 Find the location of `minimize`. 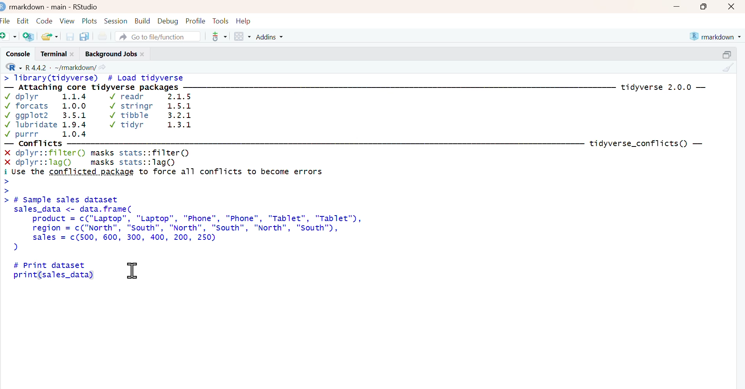

minimize is located at coordinates (676, 6).